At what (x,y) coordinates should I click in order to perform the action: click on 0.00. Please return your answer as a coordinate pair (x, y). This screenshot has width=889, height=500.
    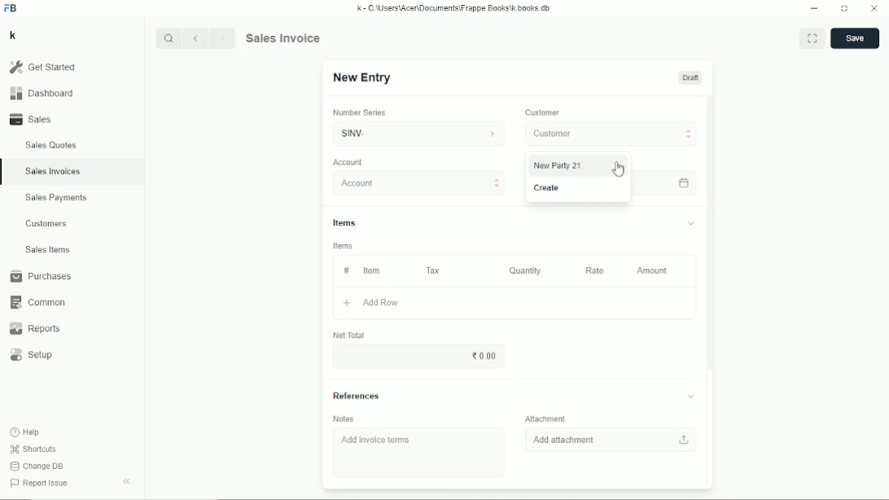
    Looking at the image, I should click on (485, 355).